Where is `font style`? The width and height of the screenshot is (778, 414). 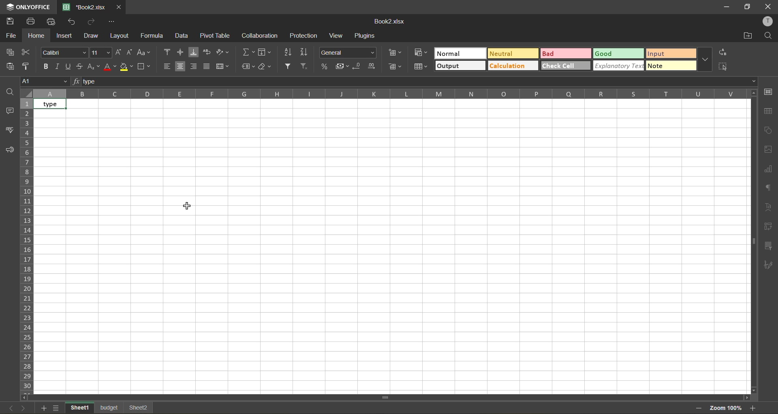 font style is located at coordinates (63, 52).